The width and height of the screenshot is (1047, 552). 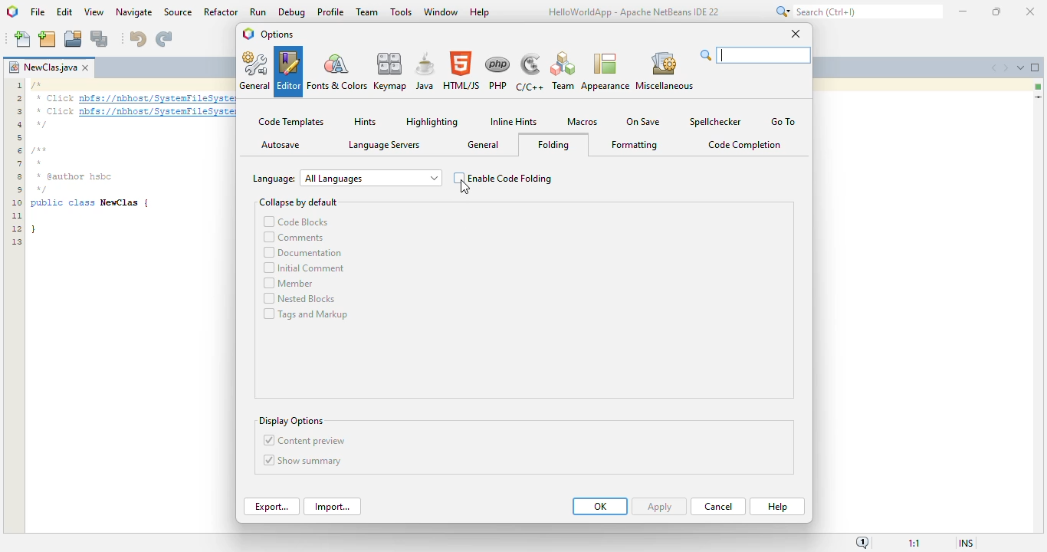 I want to click on spellchecker, so click(x=714, y=122).